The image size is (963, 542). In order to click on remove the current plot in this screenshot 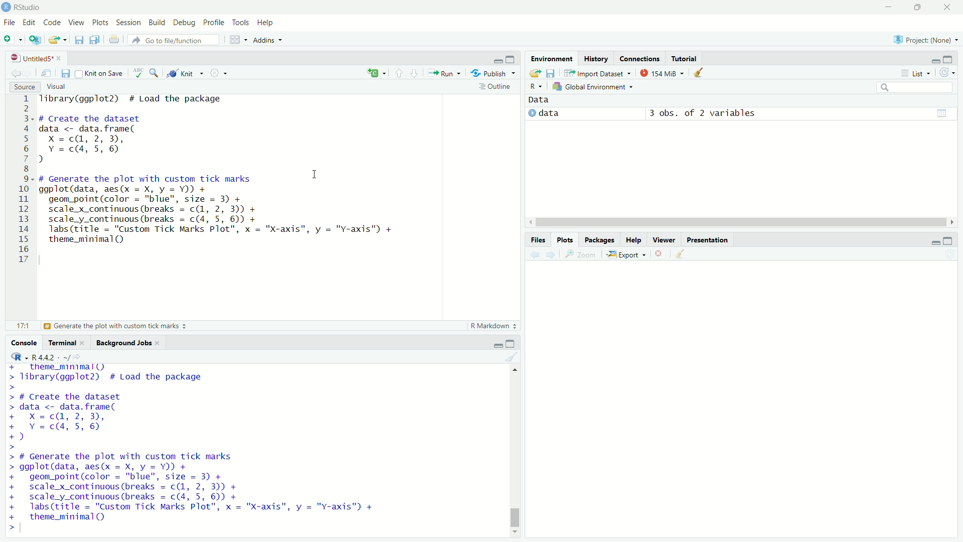, I will do `click(660, 254)`.